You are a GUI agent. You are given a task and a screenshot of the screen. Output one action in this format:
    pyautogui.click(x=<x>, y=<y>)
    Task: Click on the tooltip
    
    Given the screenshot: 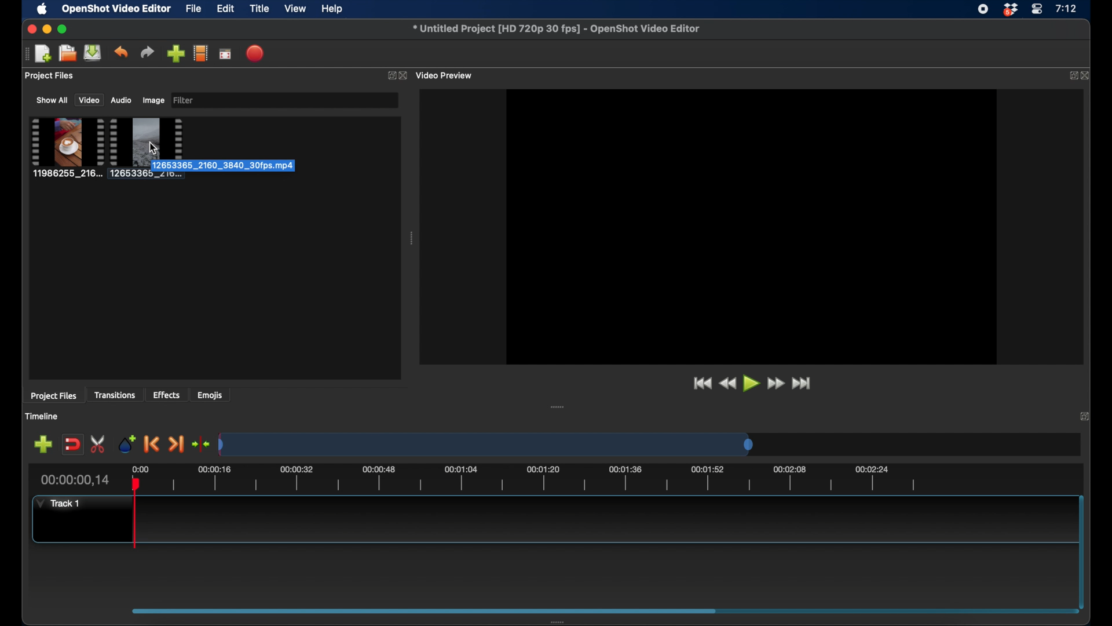 What is the action you would take?
    pyautogui.click(x=246, y=166)
    